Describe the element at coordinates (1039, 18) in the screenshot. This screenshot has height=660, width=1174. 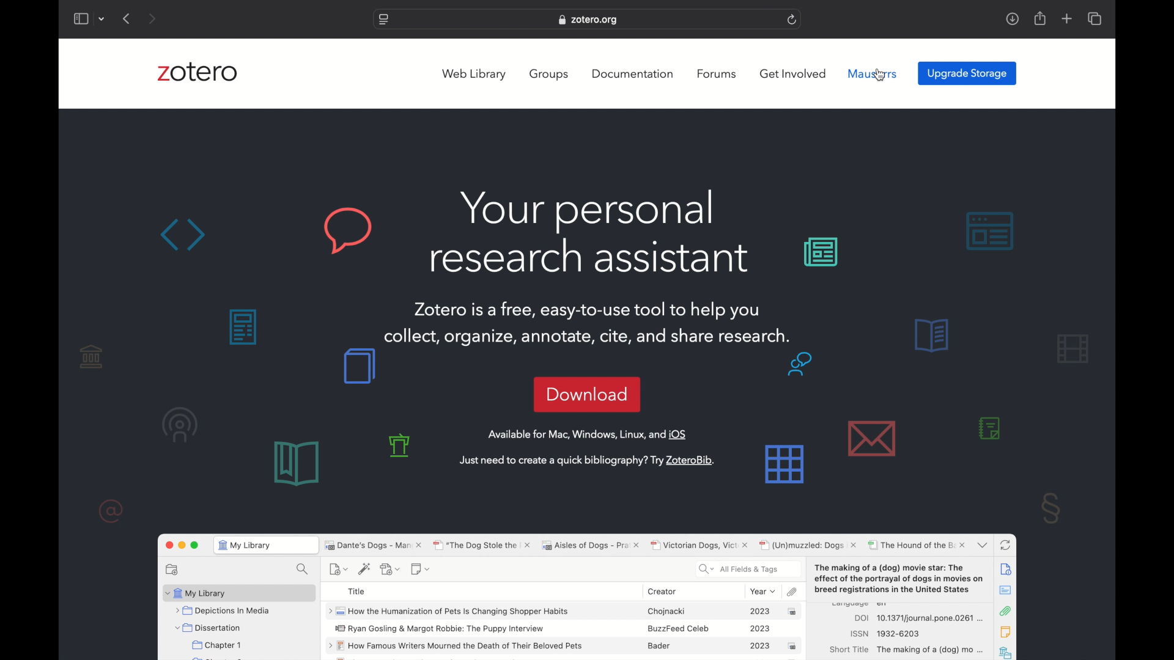
I see `share` at that location.